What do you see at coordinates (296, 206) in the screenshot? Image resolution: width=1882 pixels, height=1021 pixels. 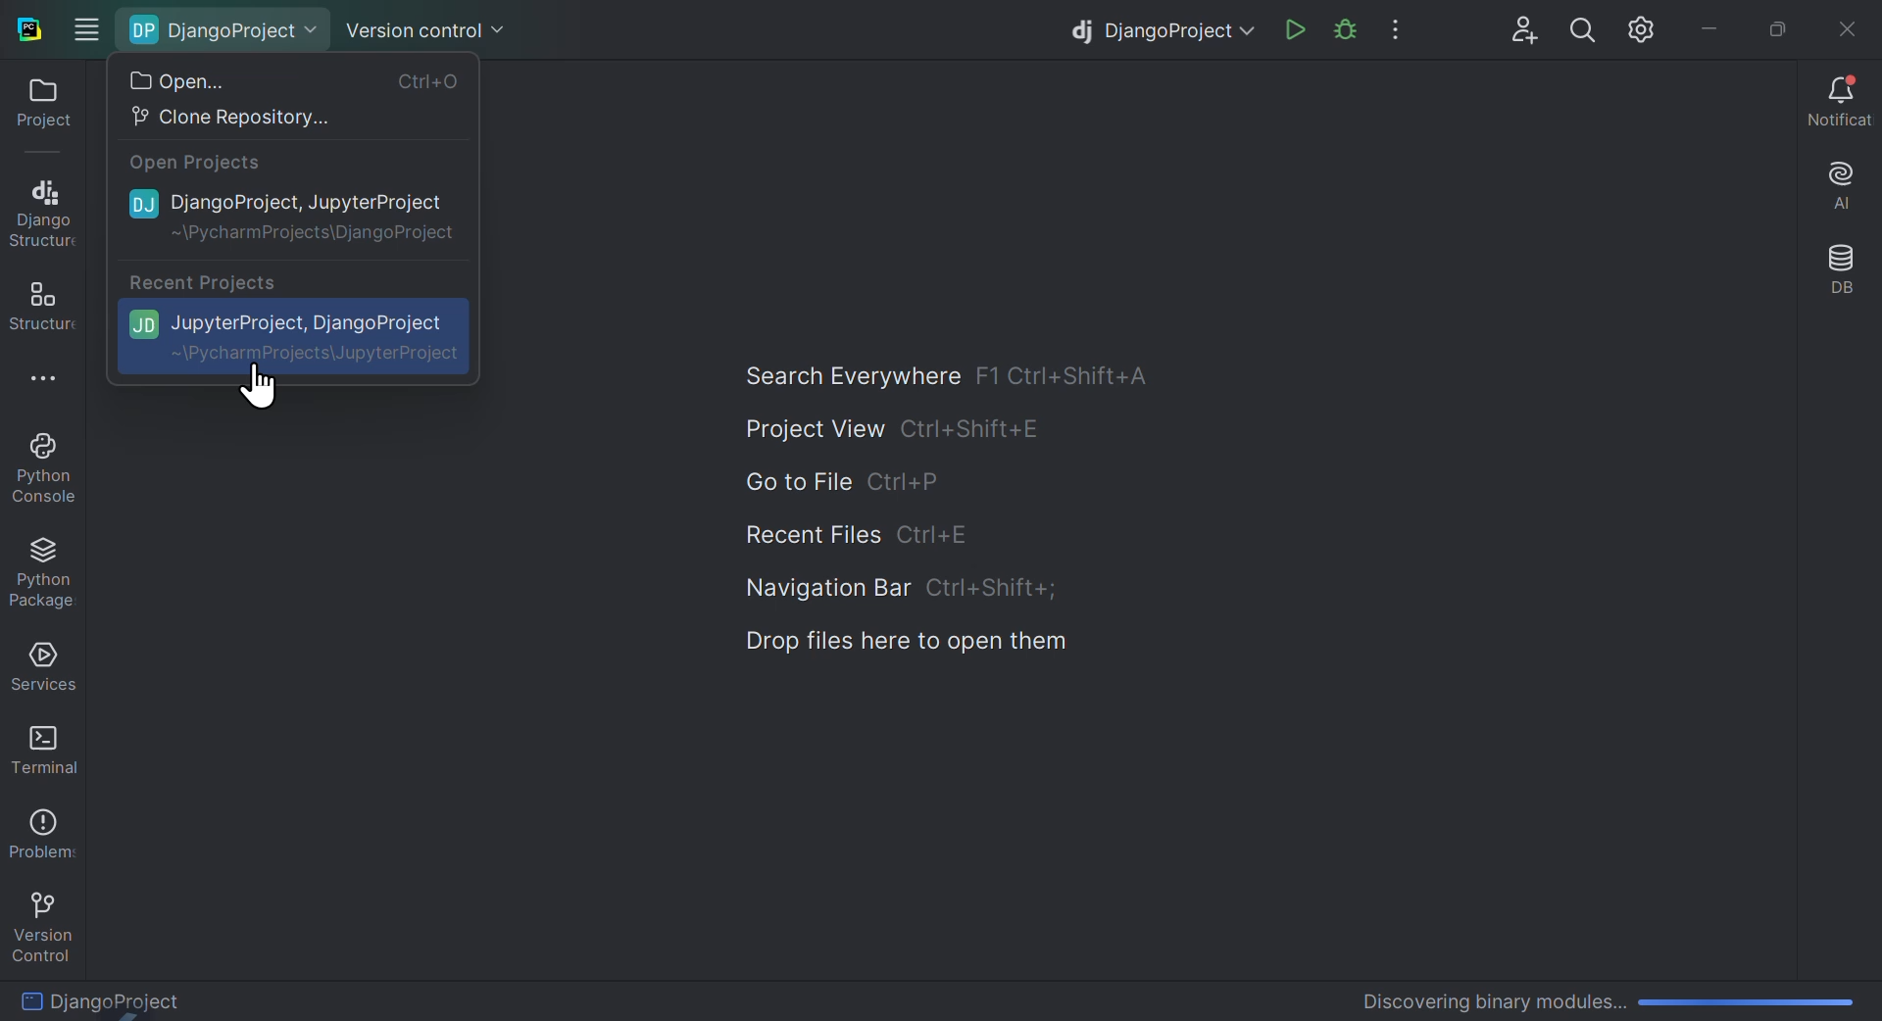 I see `Django project Jupyter project` at bounding box center [296, 206].